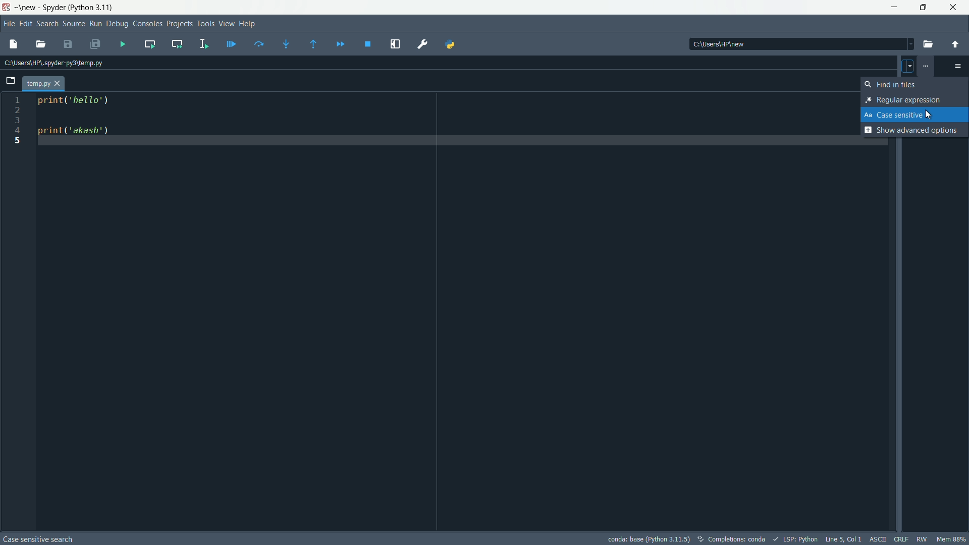 The width and height of the screenshot is (969, 545). Describe the element at coordinates (930, 115) in the screenshot. I see `cursor` at that location.